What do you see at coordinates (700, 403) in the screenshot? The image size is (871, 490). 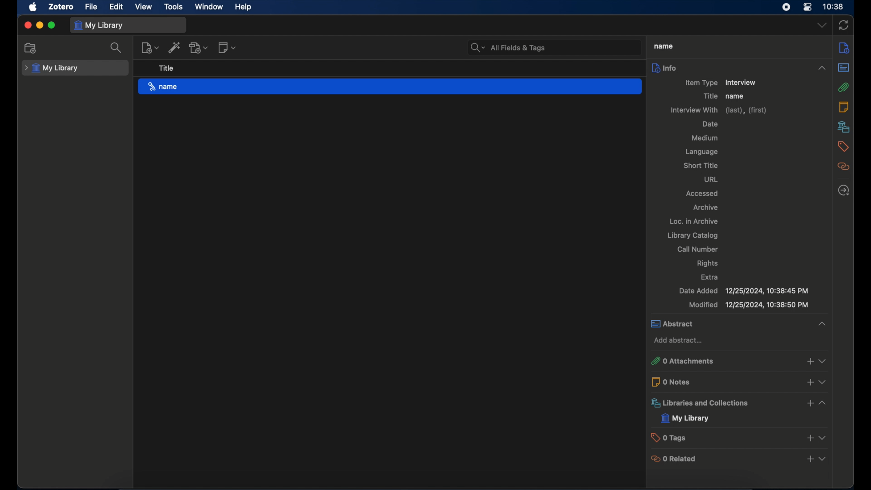 I see `libraries and collections` at bounding box center [700, 403].